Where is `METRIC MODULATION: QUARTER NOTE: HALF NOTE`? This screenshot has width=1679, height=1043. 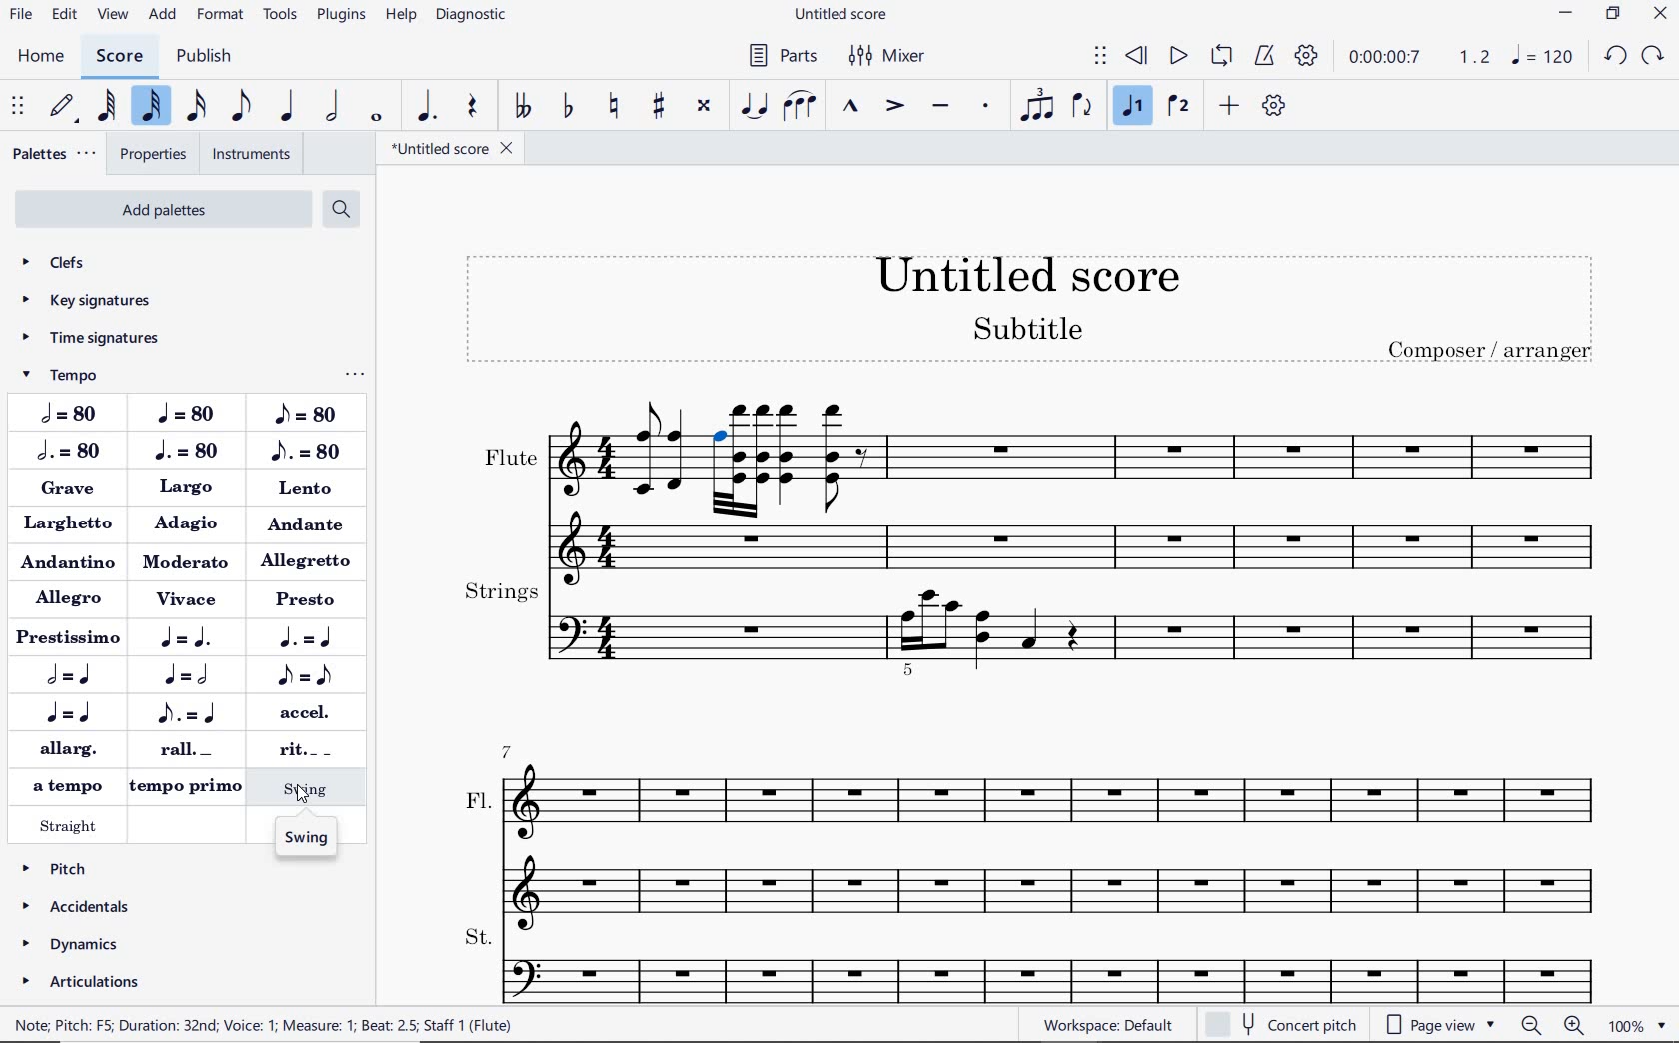
METRIC MODULATION: QUARTER NOTE: HALF NOTE is located at coordinates (190, 675).